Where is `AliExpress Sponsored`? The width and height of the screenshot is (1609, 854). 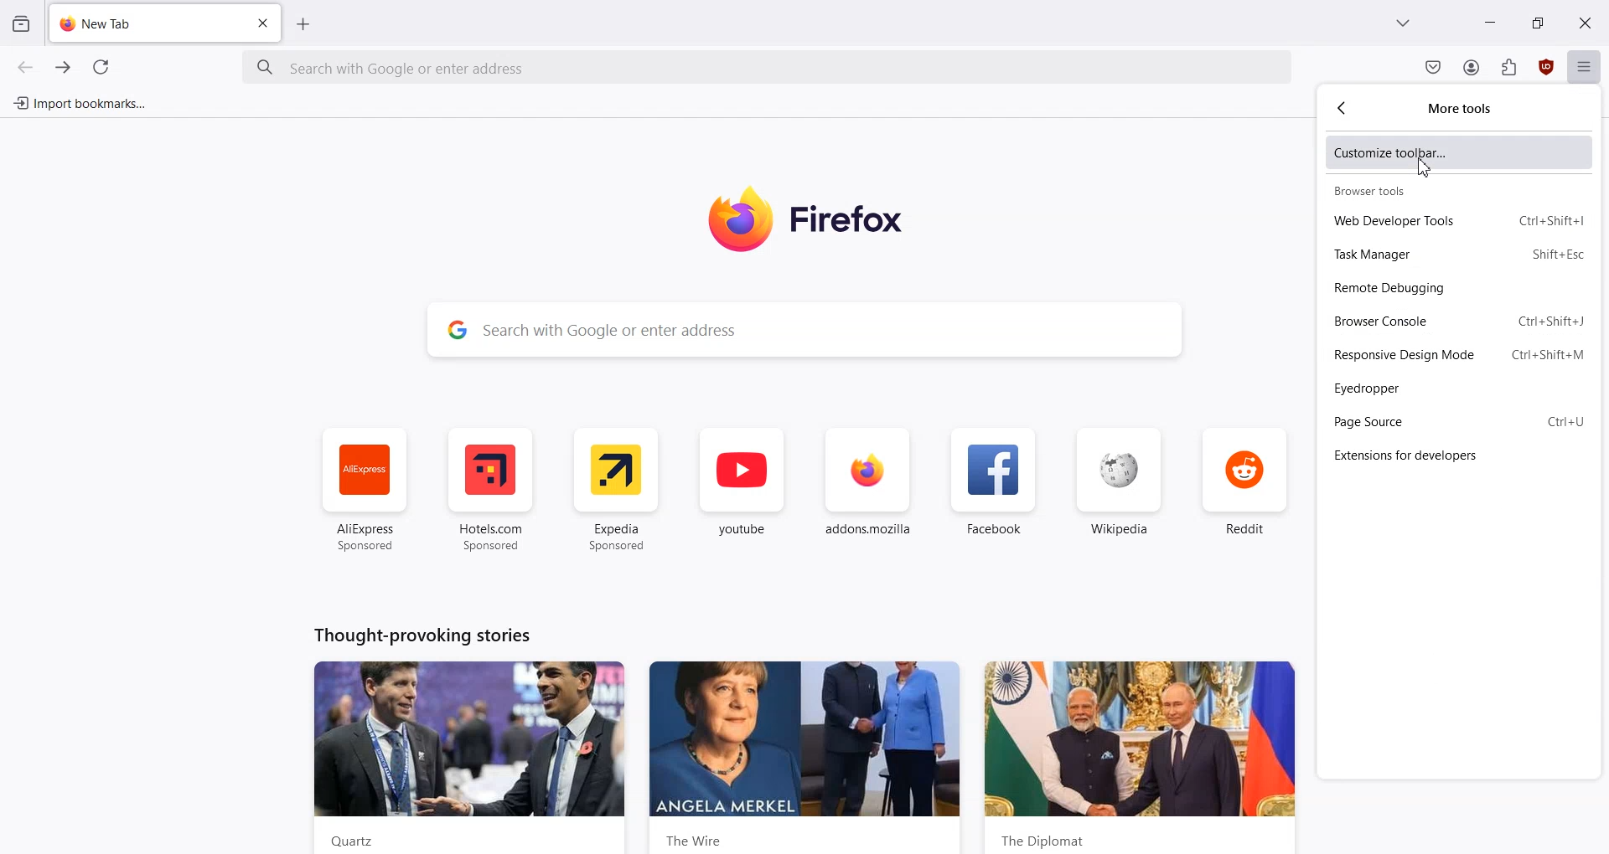
AliExpress Sponsored is located at coordinates (361, 490).